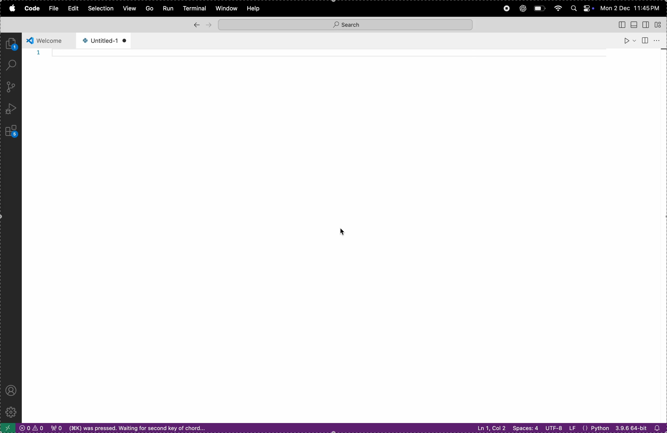 The image size is (667, 433). What do you see at coordinates (30, 8) in the screenshot?
I see `code` at bounding box center [30, 8].